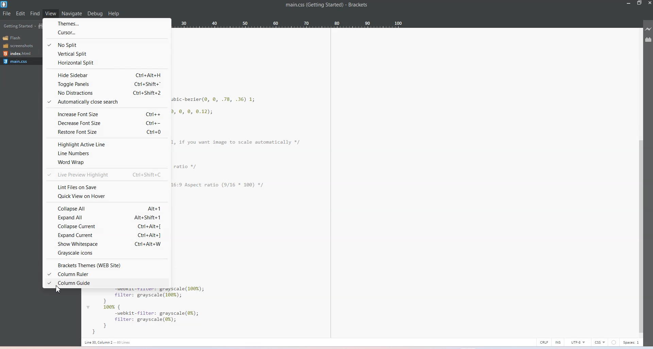  Describe the element at coordinates (558, 342) in the screenshot. I see `Toggle Insert/Overwrite` at that location.